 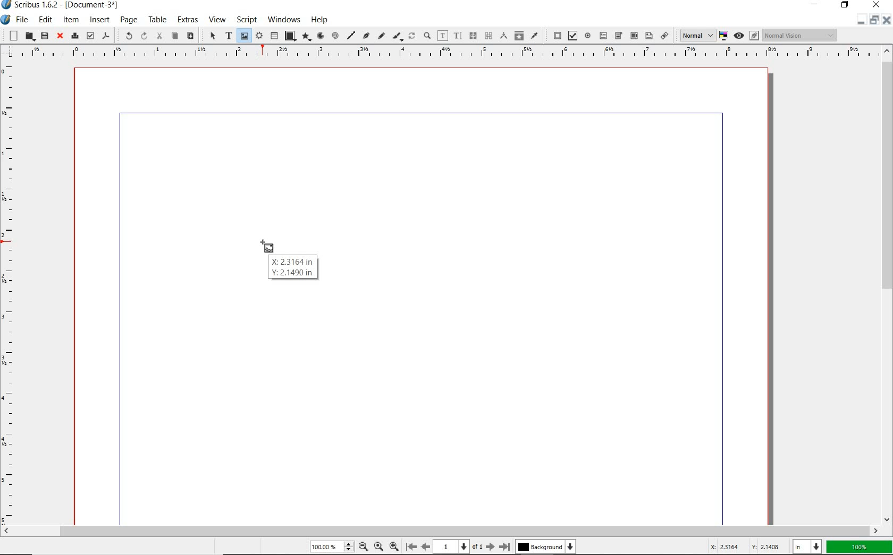 I want to click on toggle color, so click(x=723, y=35).